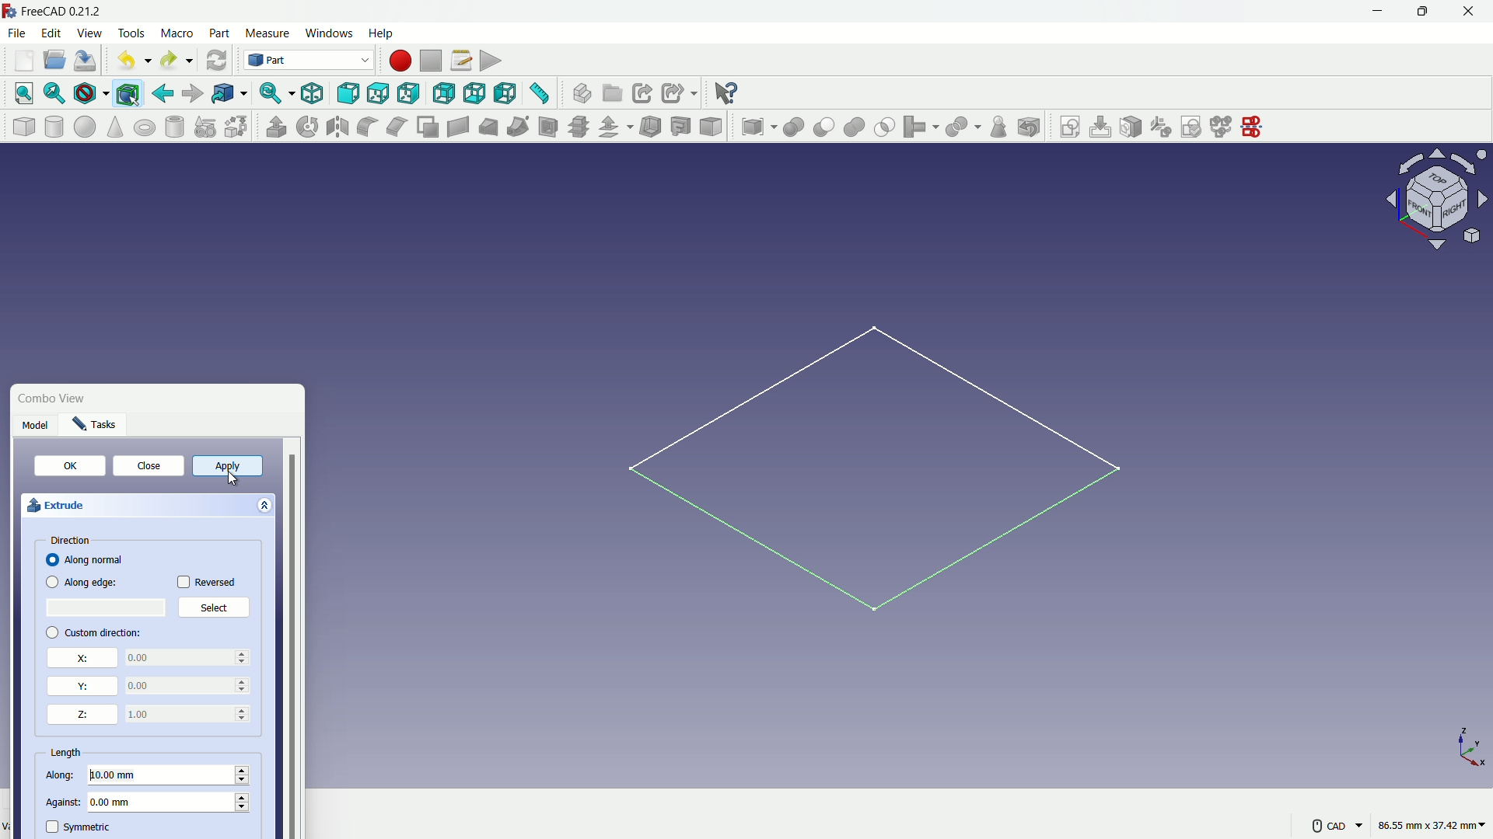 This screenshot has height=839, width=1493. What do you see at coordinates (64, 802) in the screenshot?
I see `against length` at bounding box center [64, 802].